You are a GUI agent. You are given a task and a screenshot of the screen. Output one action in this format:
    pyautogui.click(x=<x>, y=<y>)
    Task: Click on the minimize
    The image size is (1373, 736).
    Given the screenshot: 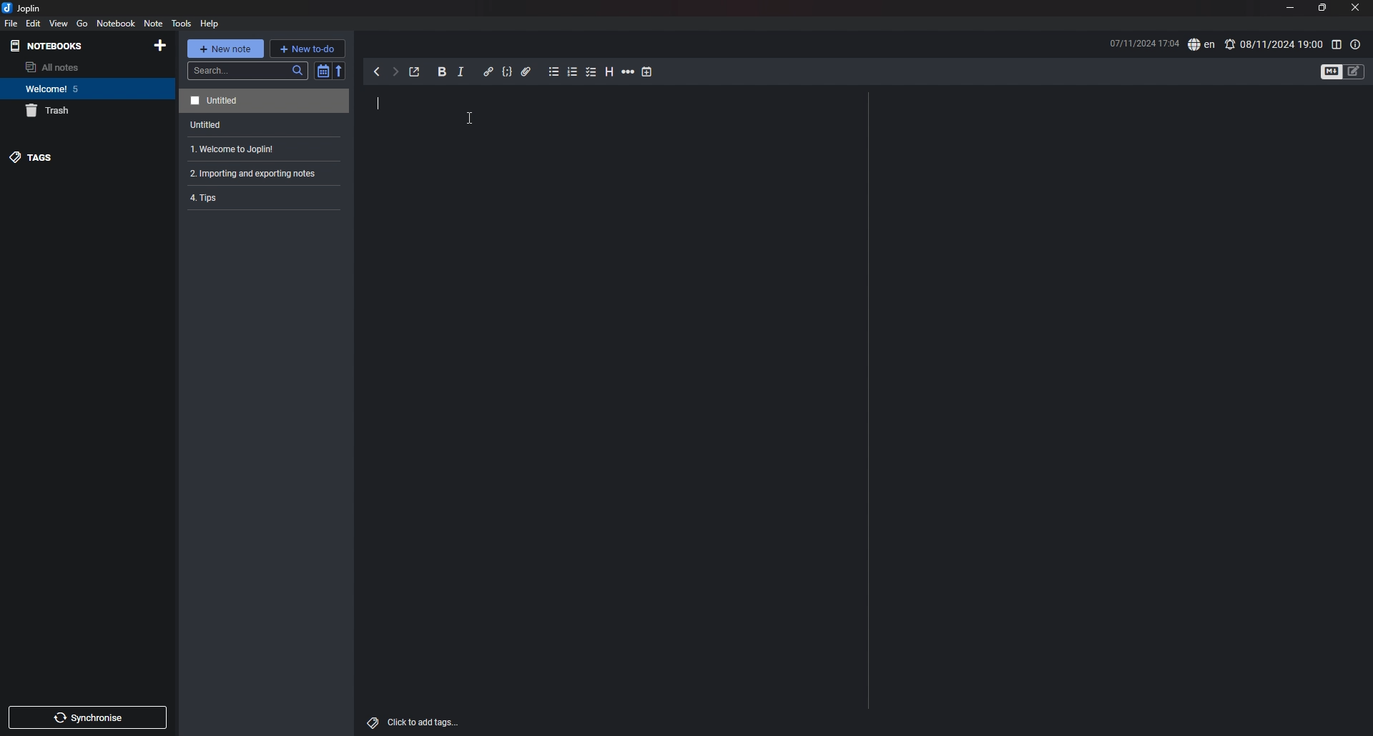 What is the action you would take?
    pyautogui.click(x=1289, y=7)
    